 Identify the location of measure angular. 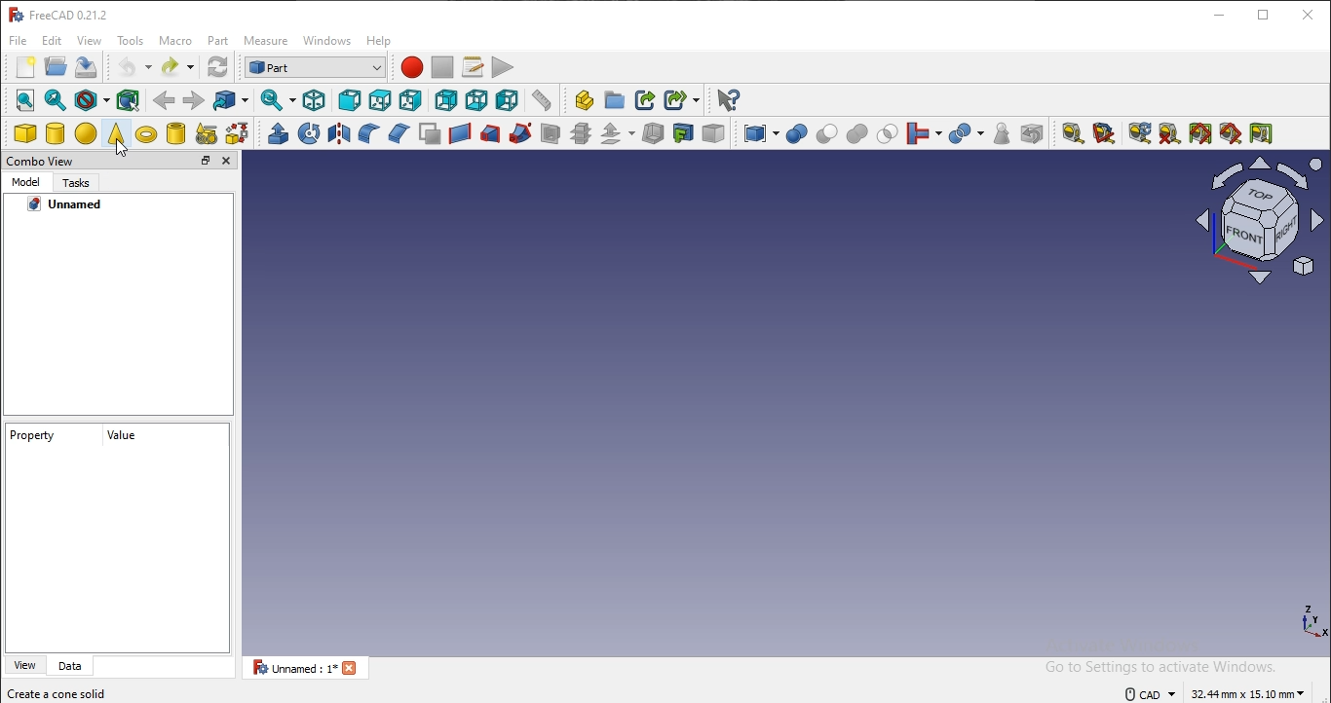
(1106, 131).